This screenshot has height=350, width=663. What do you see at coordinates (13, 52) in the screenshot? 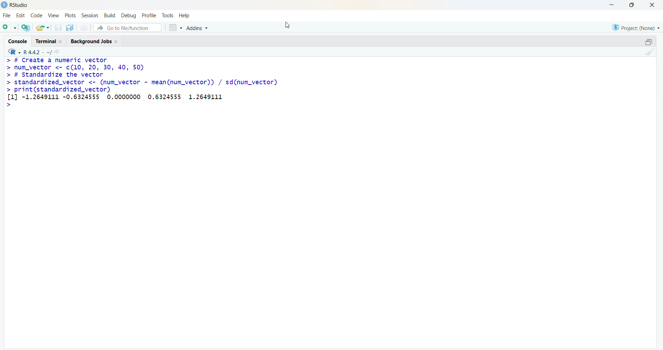
I see `R` at bounding box center [13, 52].